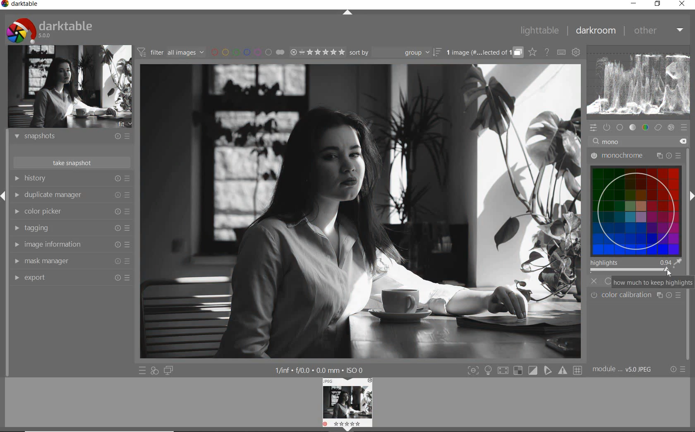  I want to click on system name, so click(21, 5).